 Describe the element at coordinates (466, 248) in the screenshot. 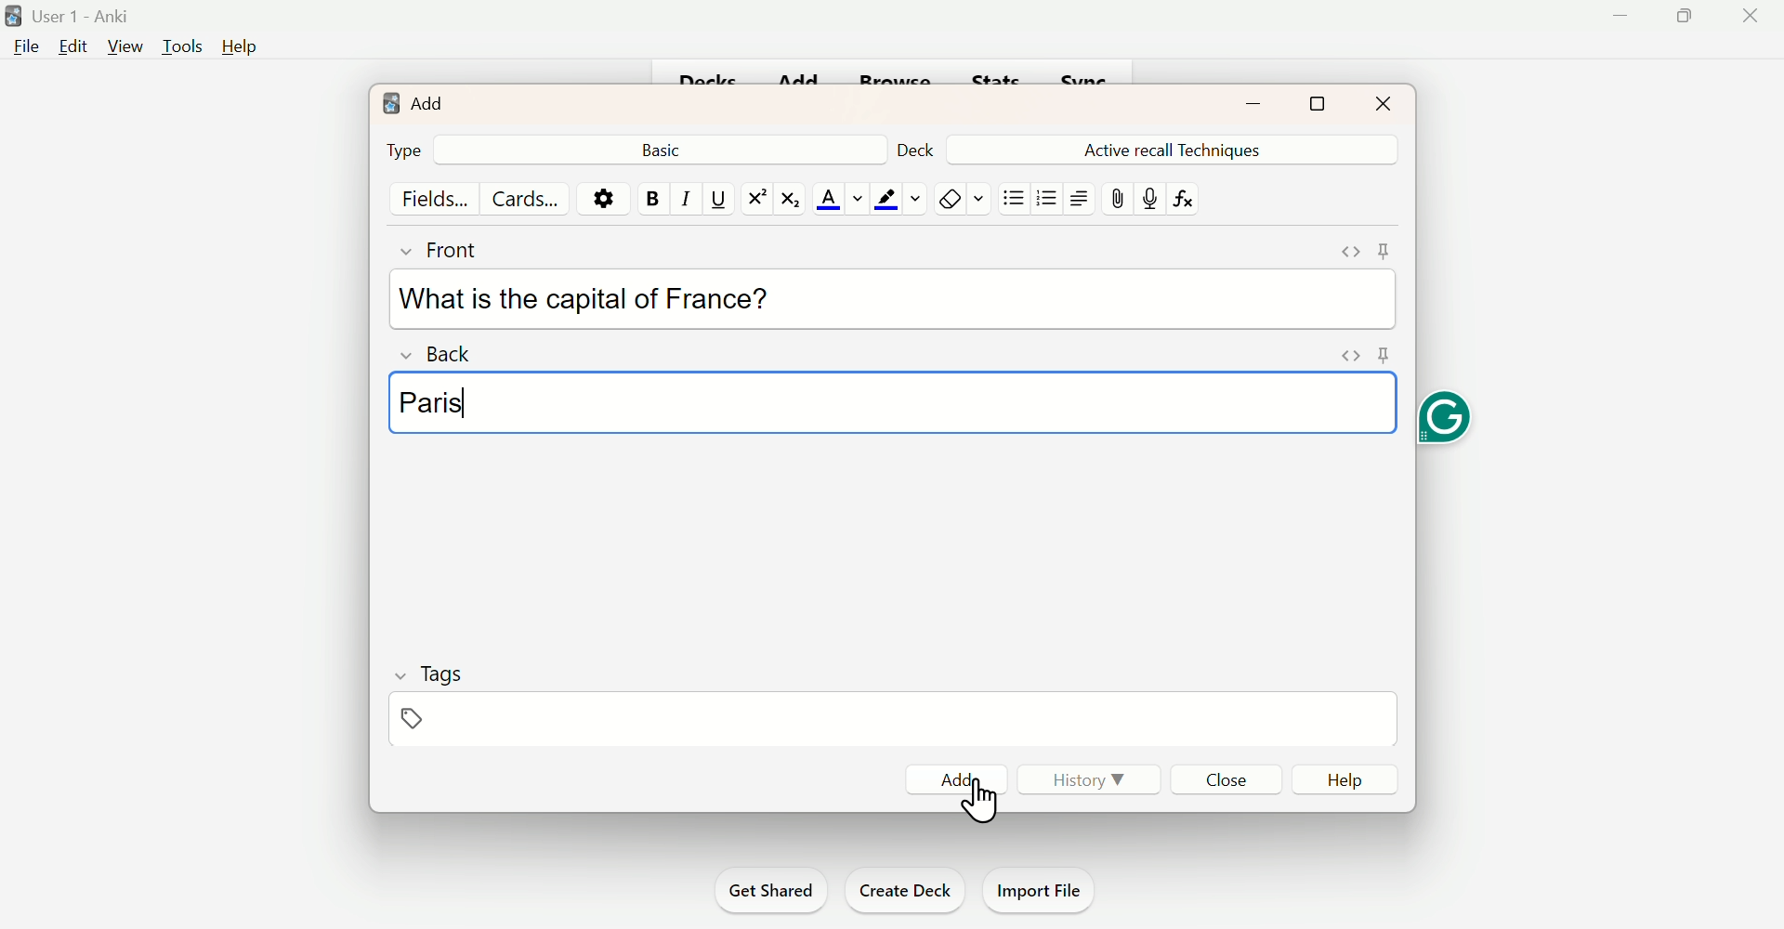

I see `Front` at that location.